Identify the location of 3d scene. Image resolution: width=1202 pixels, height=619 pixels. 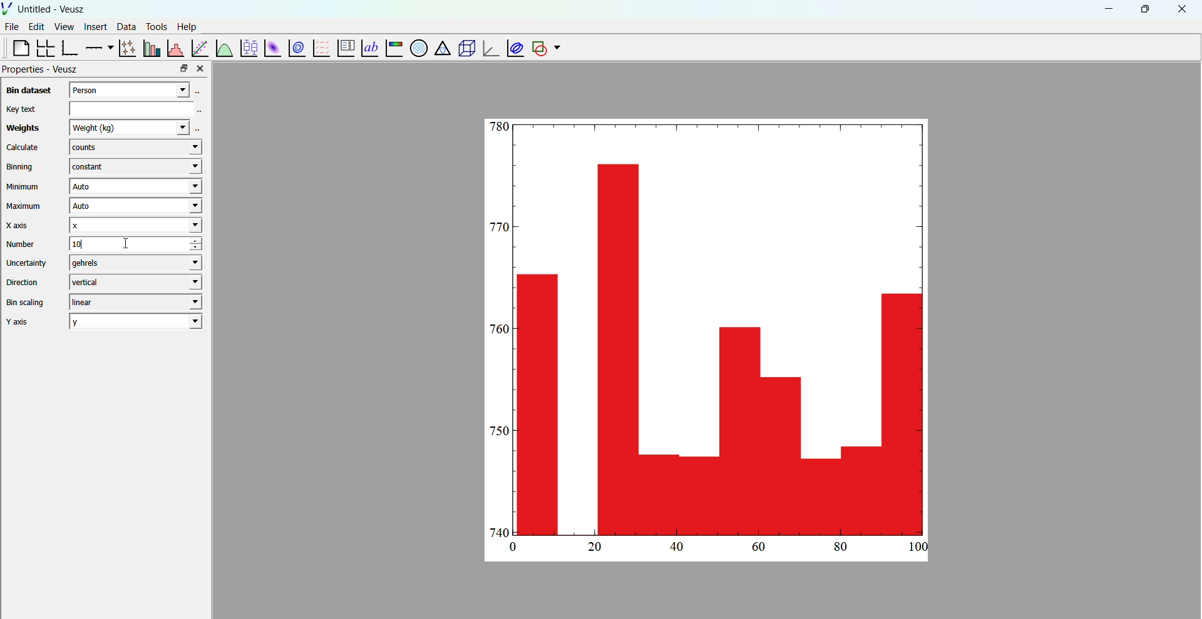
(465, 49).